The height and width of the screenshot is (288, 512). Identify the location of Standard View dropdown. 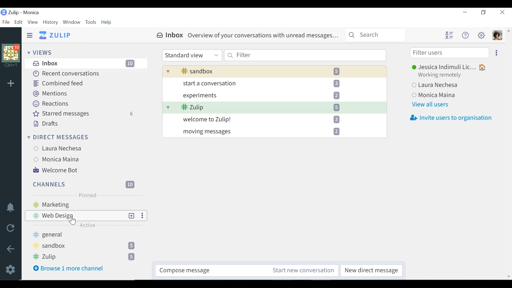
(192, 55).